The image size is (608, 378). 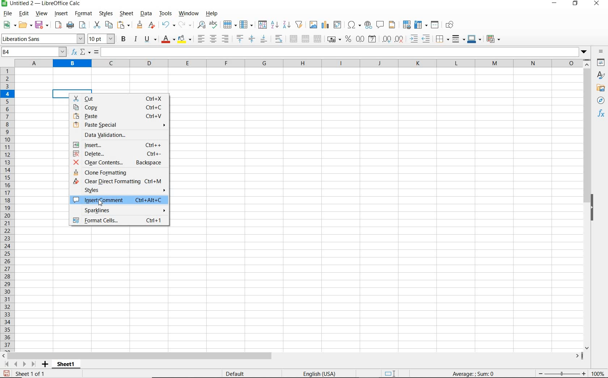 What do you see at coordinates (393, 25) in the screenshot?
I see `headers and footers` at bounding box center [393, 25].